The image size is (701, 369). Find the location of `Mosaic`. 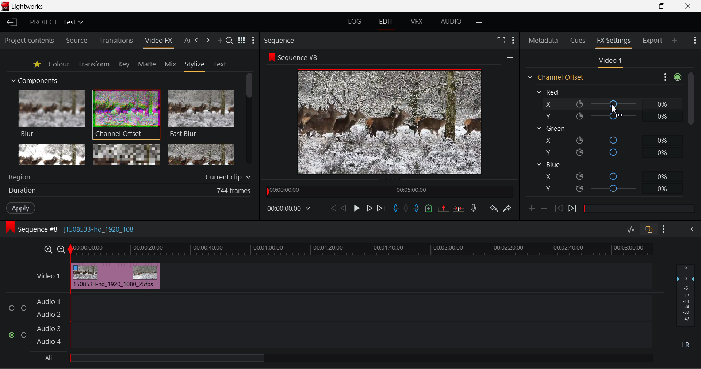

Mosaic is located at coordinates (126, 154).